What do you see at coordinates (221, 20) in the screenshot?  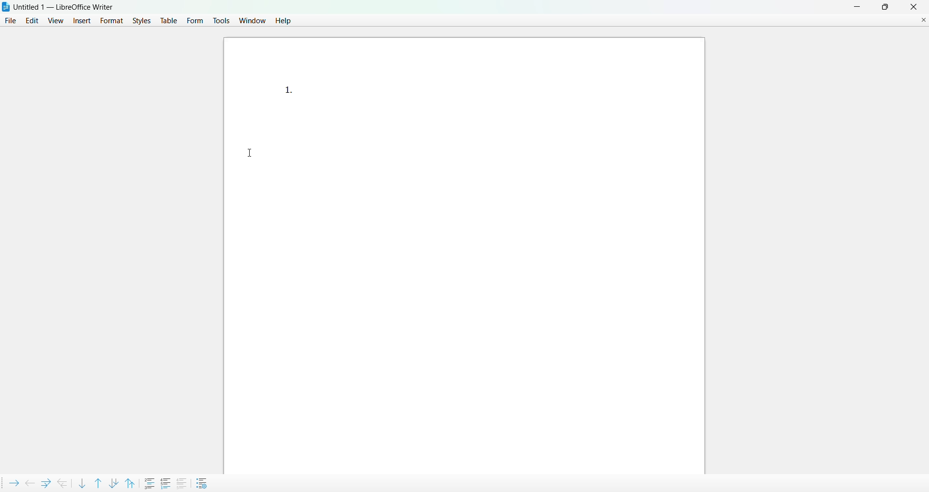 I see `tools` at bounding box center [221, 20].